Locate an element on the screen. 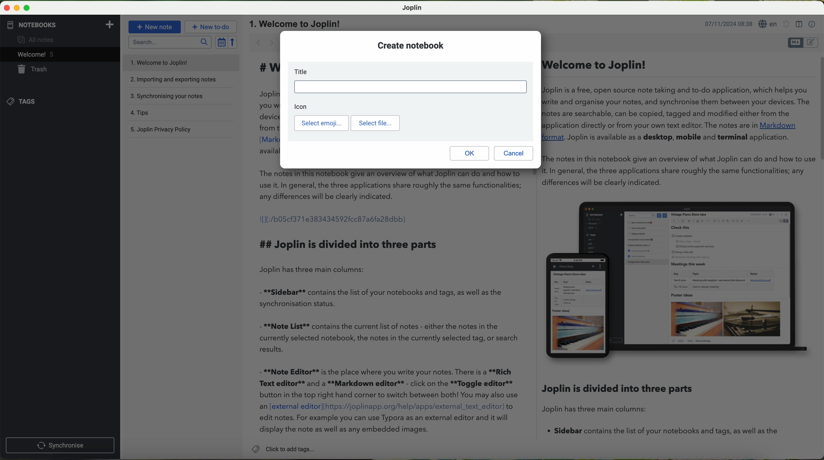 This screenshot has height=460, width=824. search bar is located at coordinates (168, 42).